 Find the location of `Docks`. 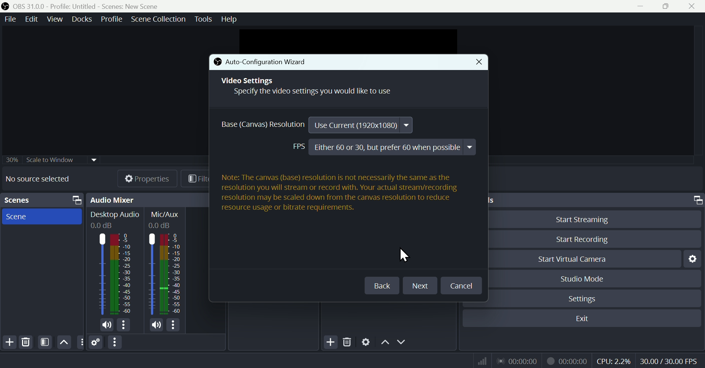

Docks is located at coordinates (79, 19).